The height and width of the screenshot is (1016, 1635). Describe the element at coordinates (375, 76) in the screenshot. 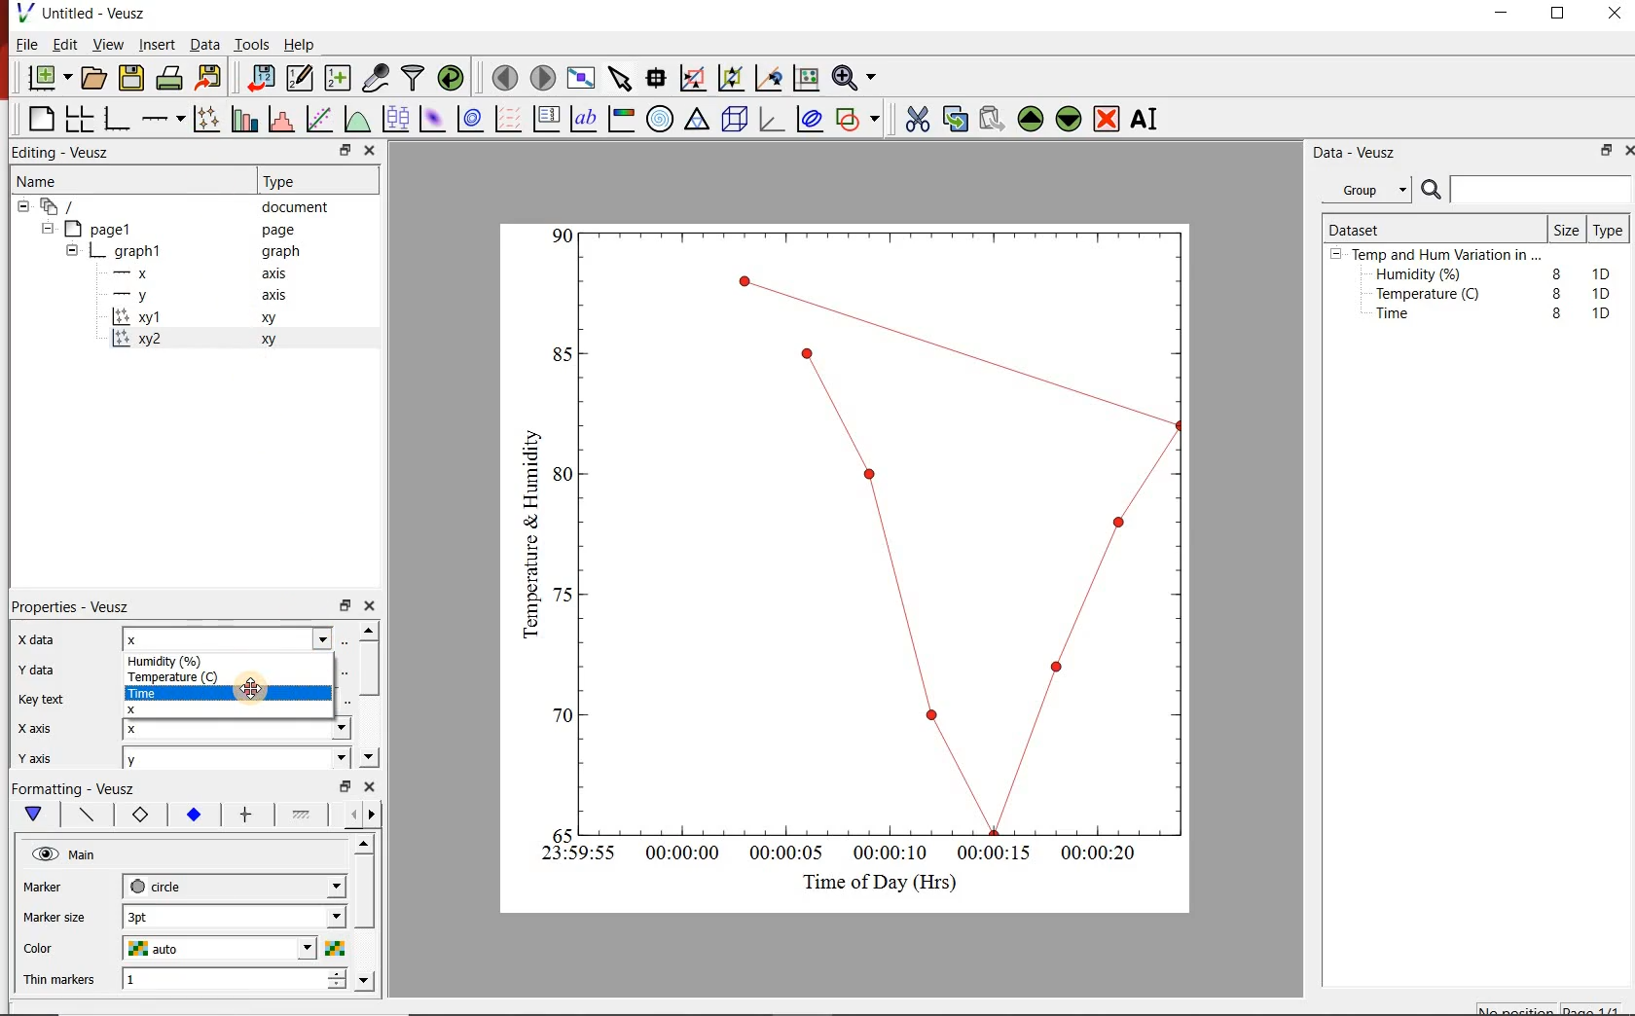

I see `capture remote data` at that location.